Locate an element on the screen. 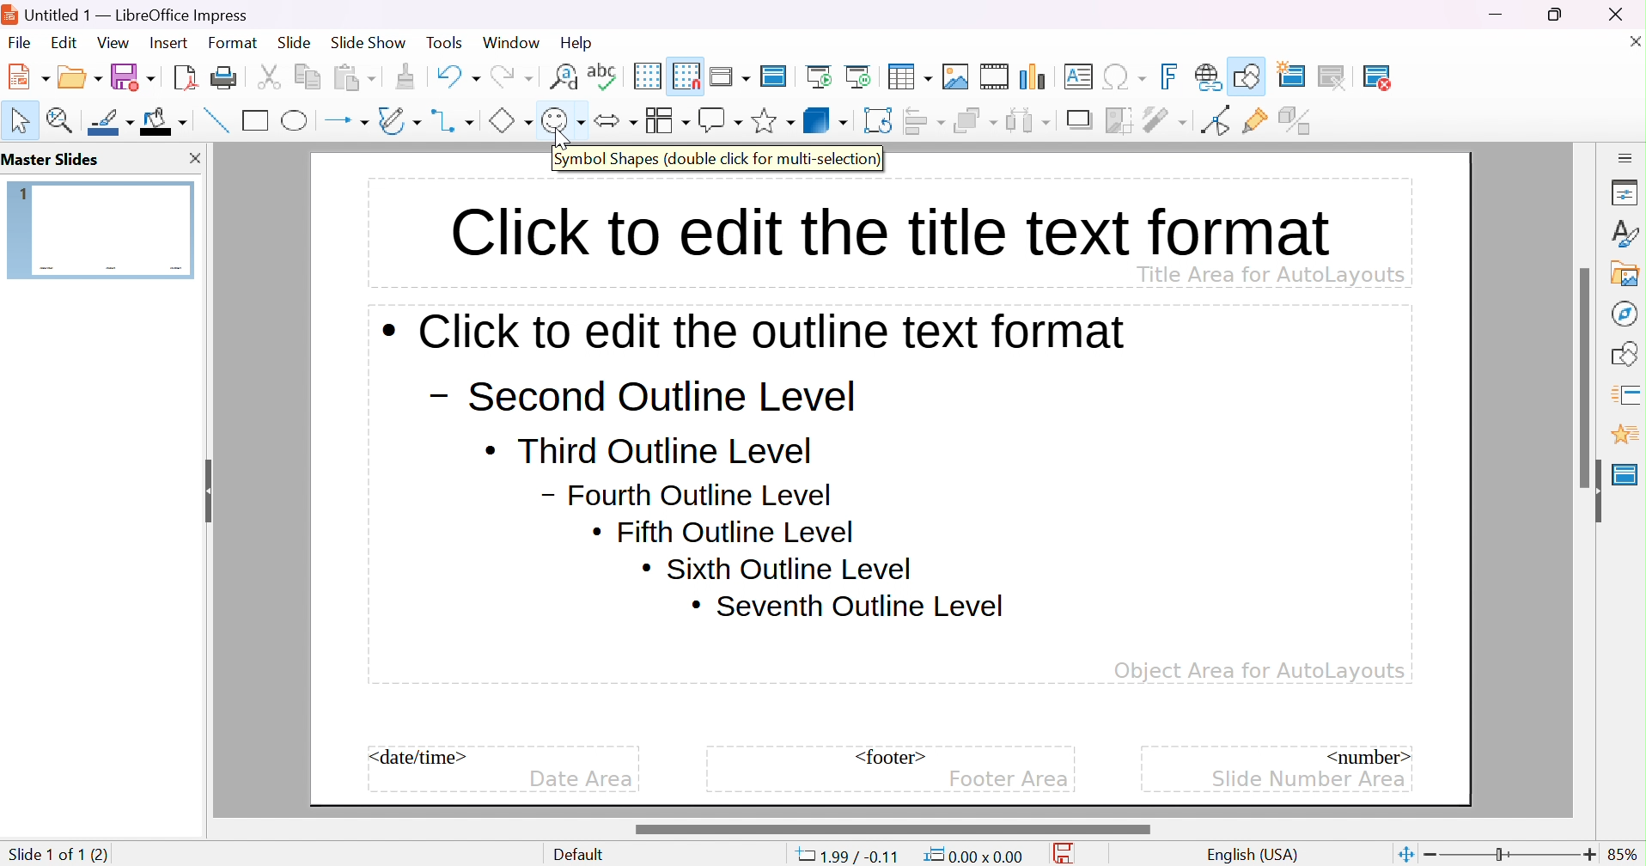 This screenshot has height=866, width=1646. english(USA) is located at coordinates (1253, 855).